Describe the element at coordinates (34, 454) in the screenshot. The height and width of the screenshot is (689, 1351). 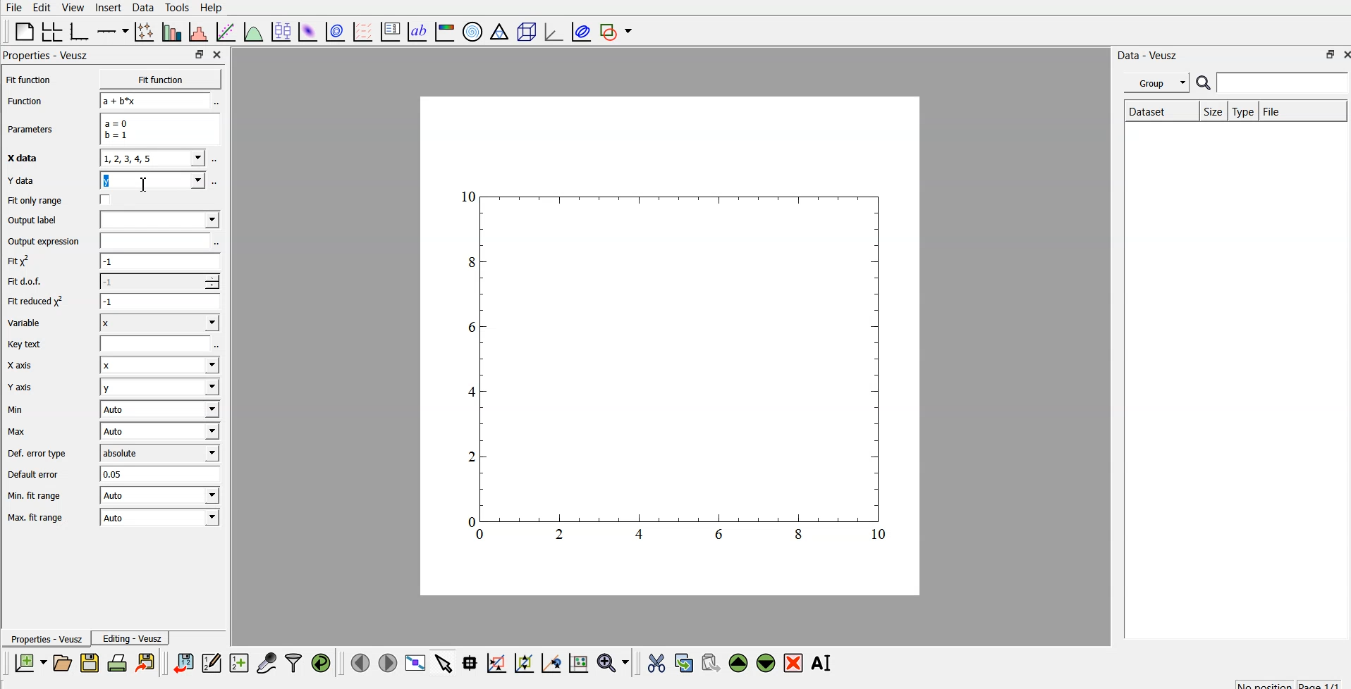
I see `Def. error type` at that location.